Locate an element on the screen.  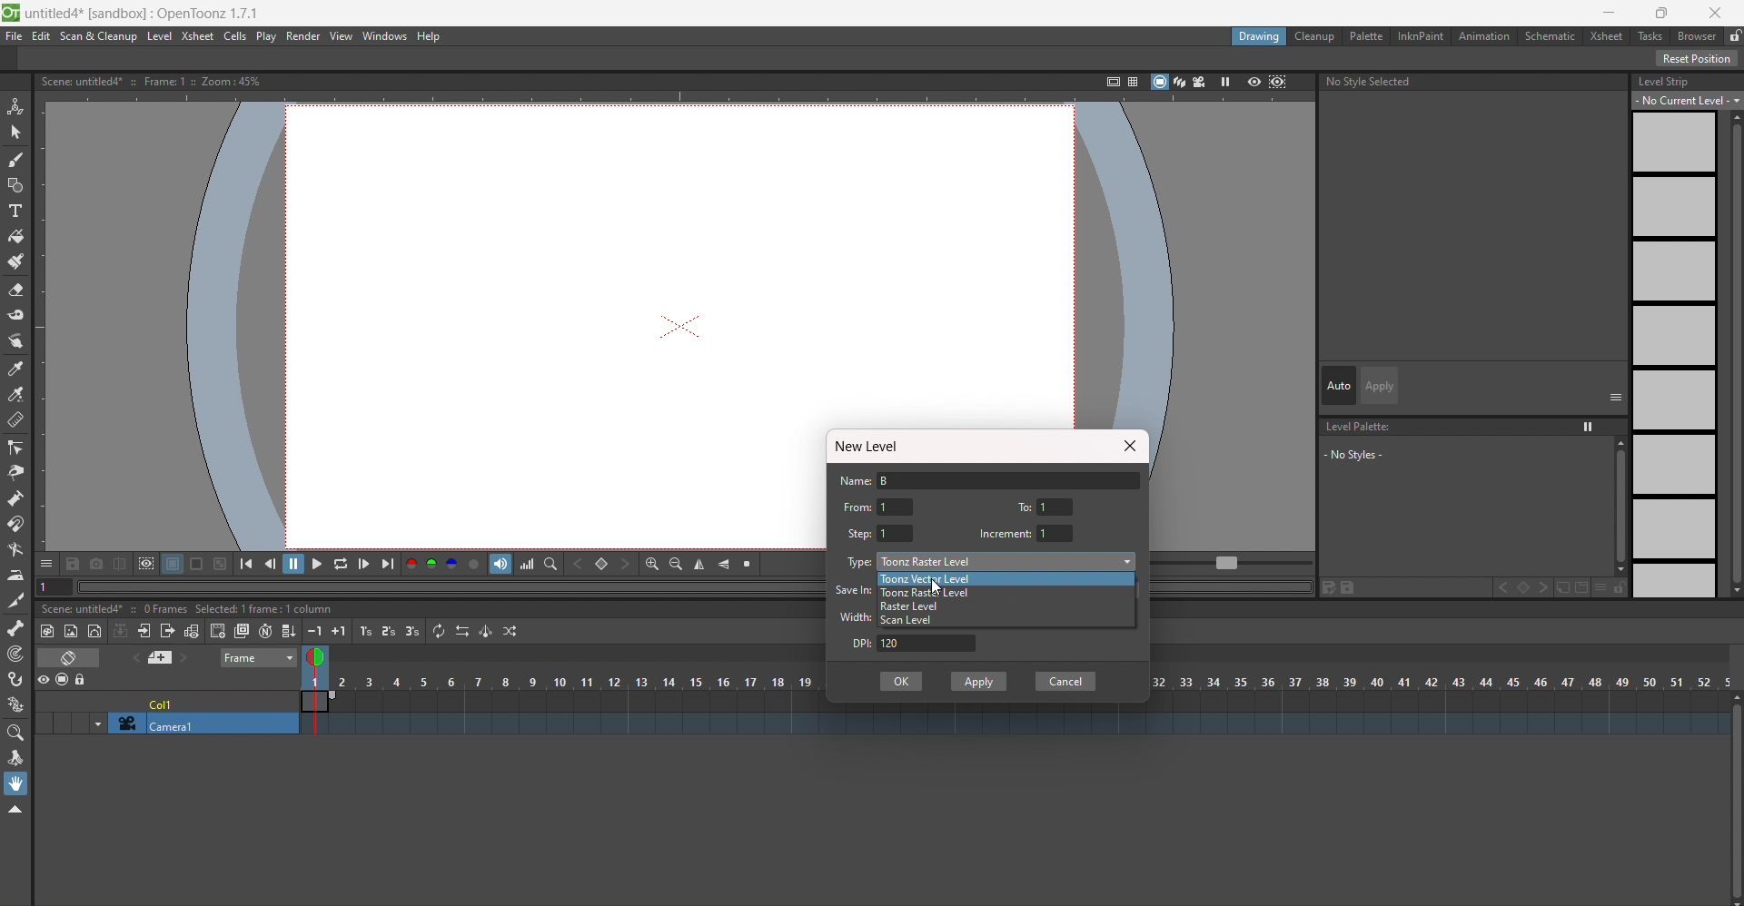
1 is located at coordinates (1057, 532).